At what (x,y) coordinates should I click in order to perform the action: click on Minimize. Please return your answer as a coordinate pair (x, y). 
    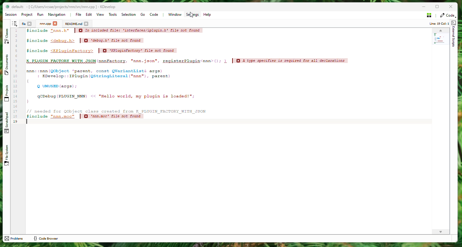
    Looking at the image, I should click on (425, 7).